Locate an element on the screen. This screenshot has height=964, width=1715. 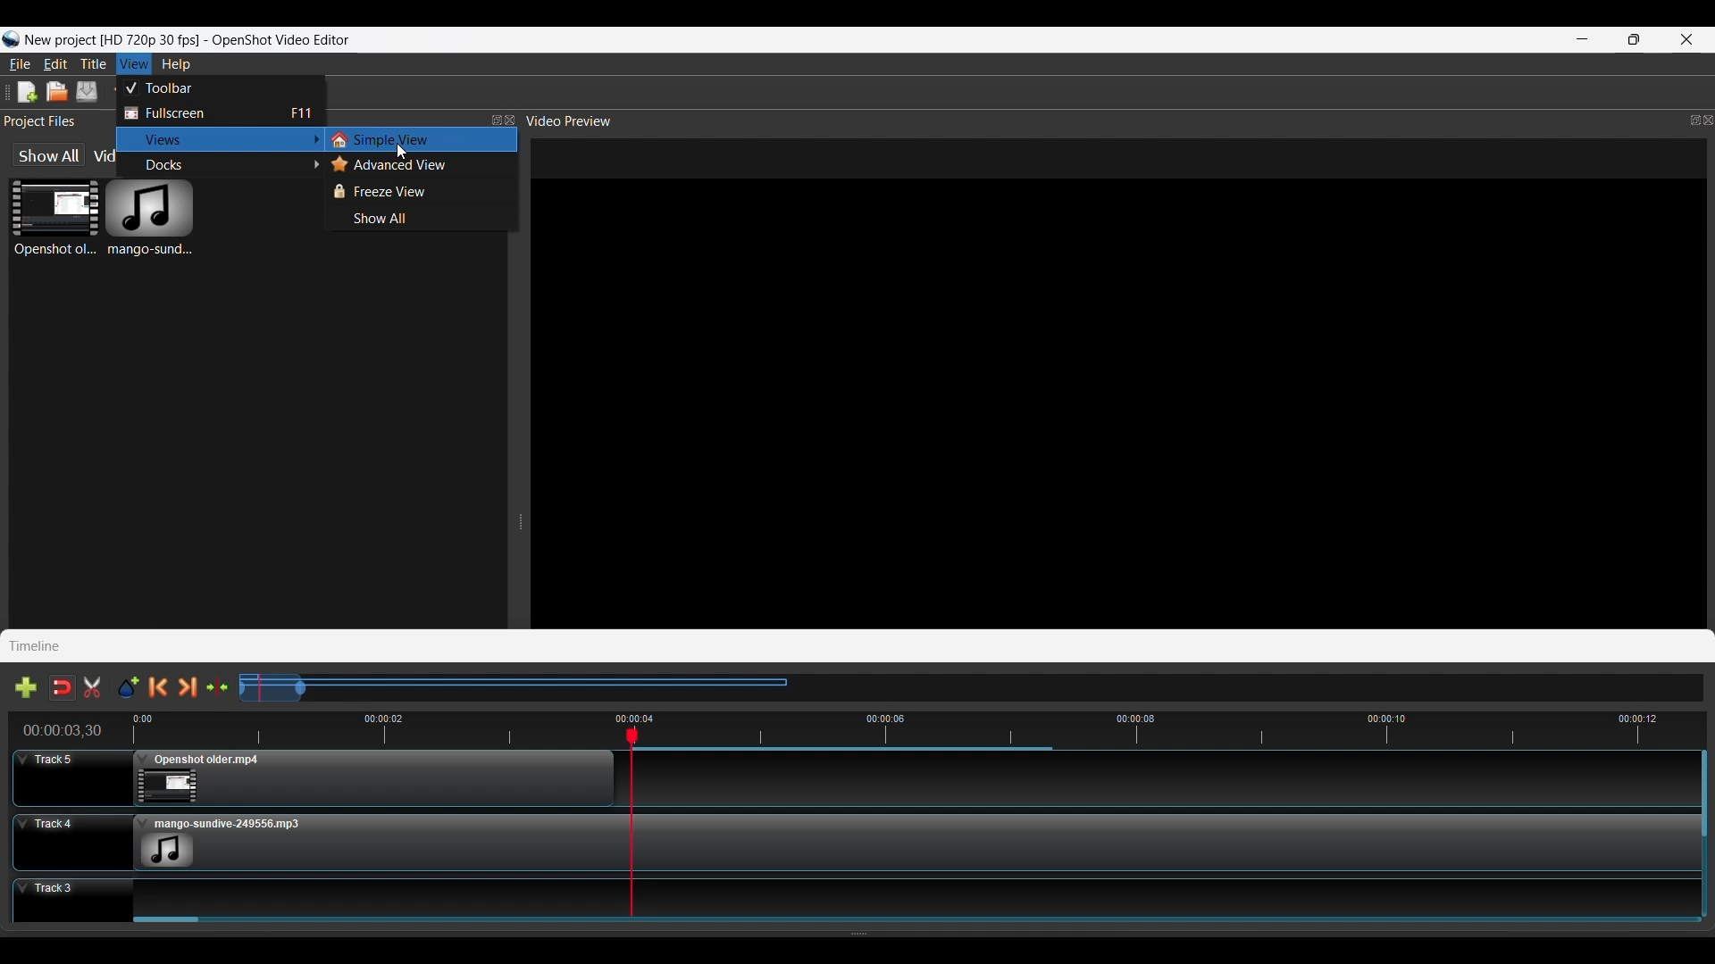
Audio File is located at coordinates (150, 220).